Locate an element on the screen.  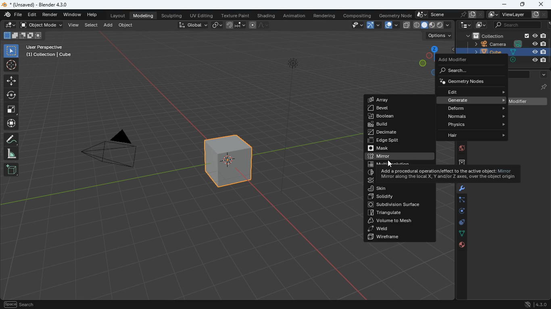
 is located at coordinates (372, 165).